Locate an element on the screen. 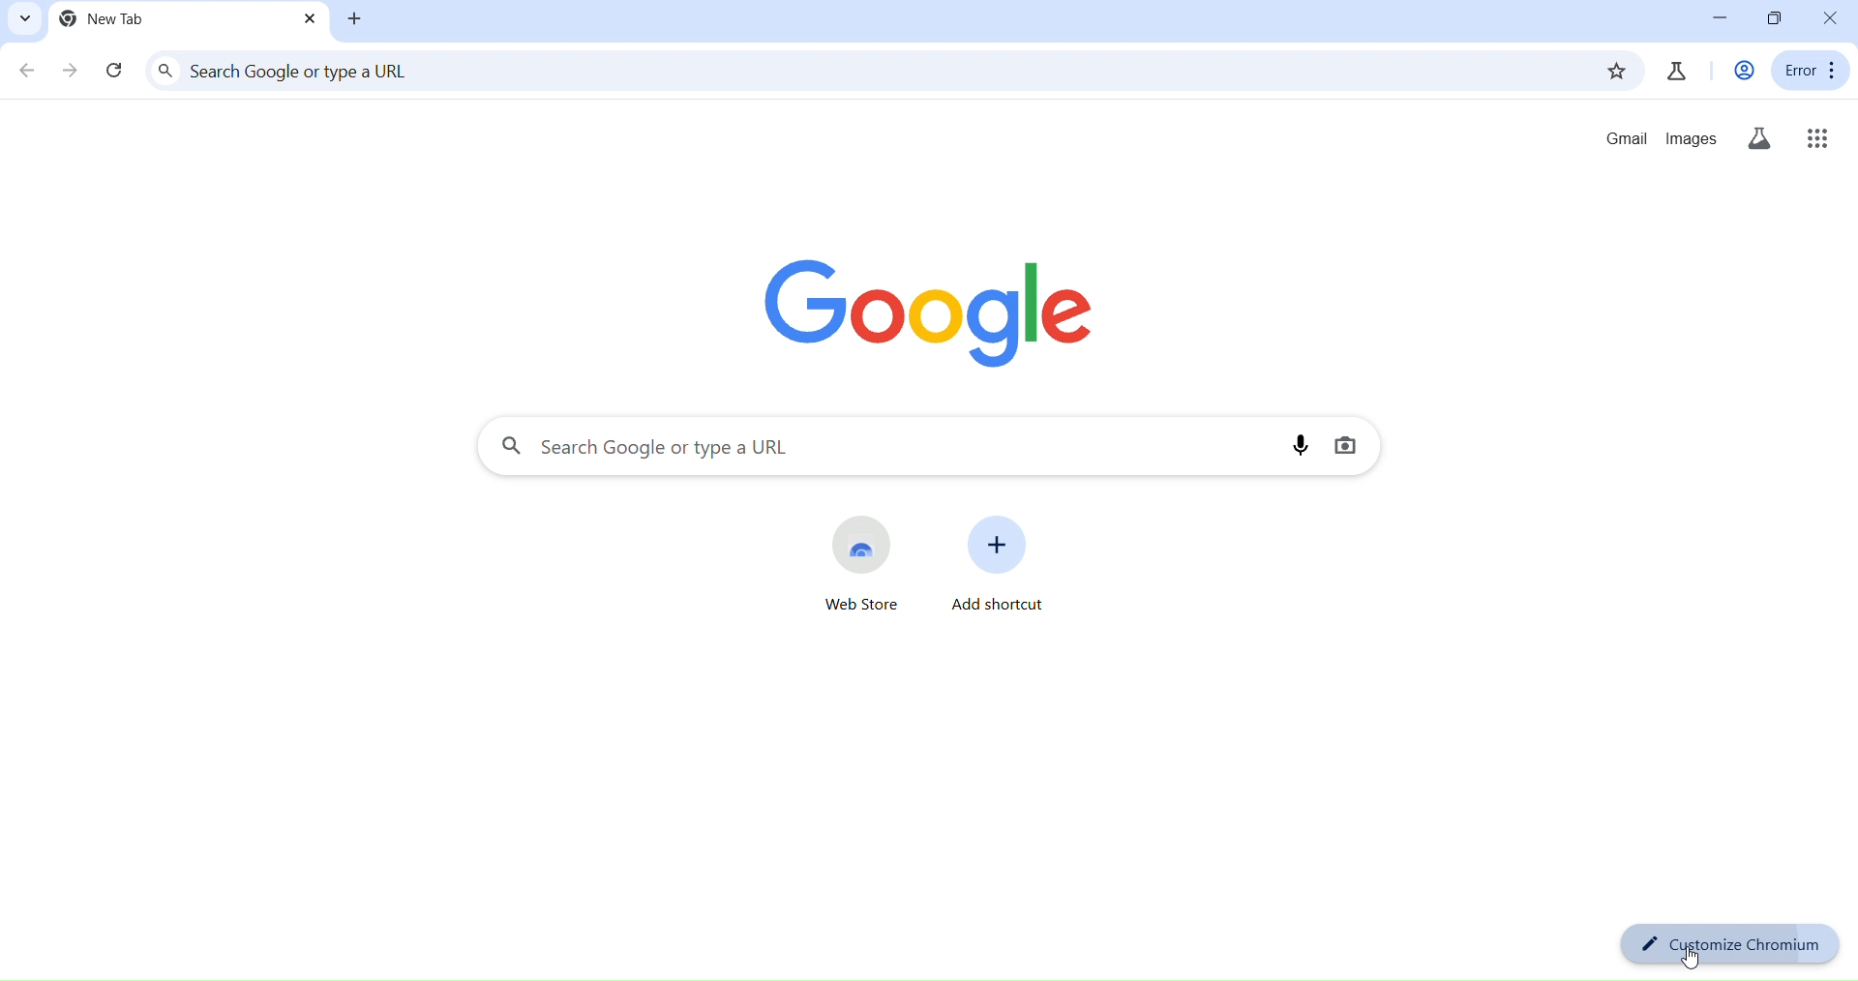  search labs is located at coordinates (1676, 71).